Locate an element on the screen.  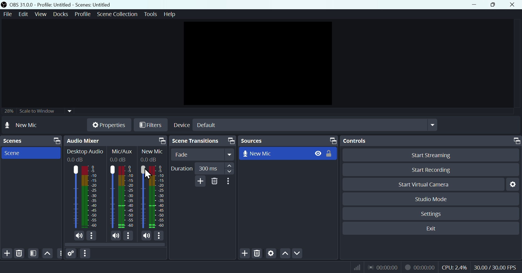
Tools is located at coordinates (151, 14).